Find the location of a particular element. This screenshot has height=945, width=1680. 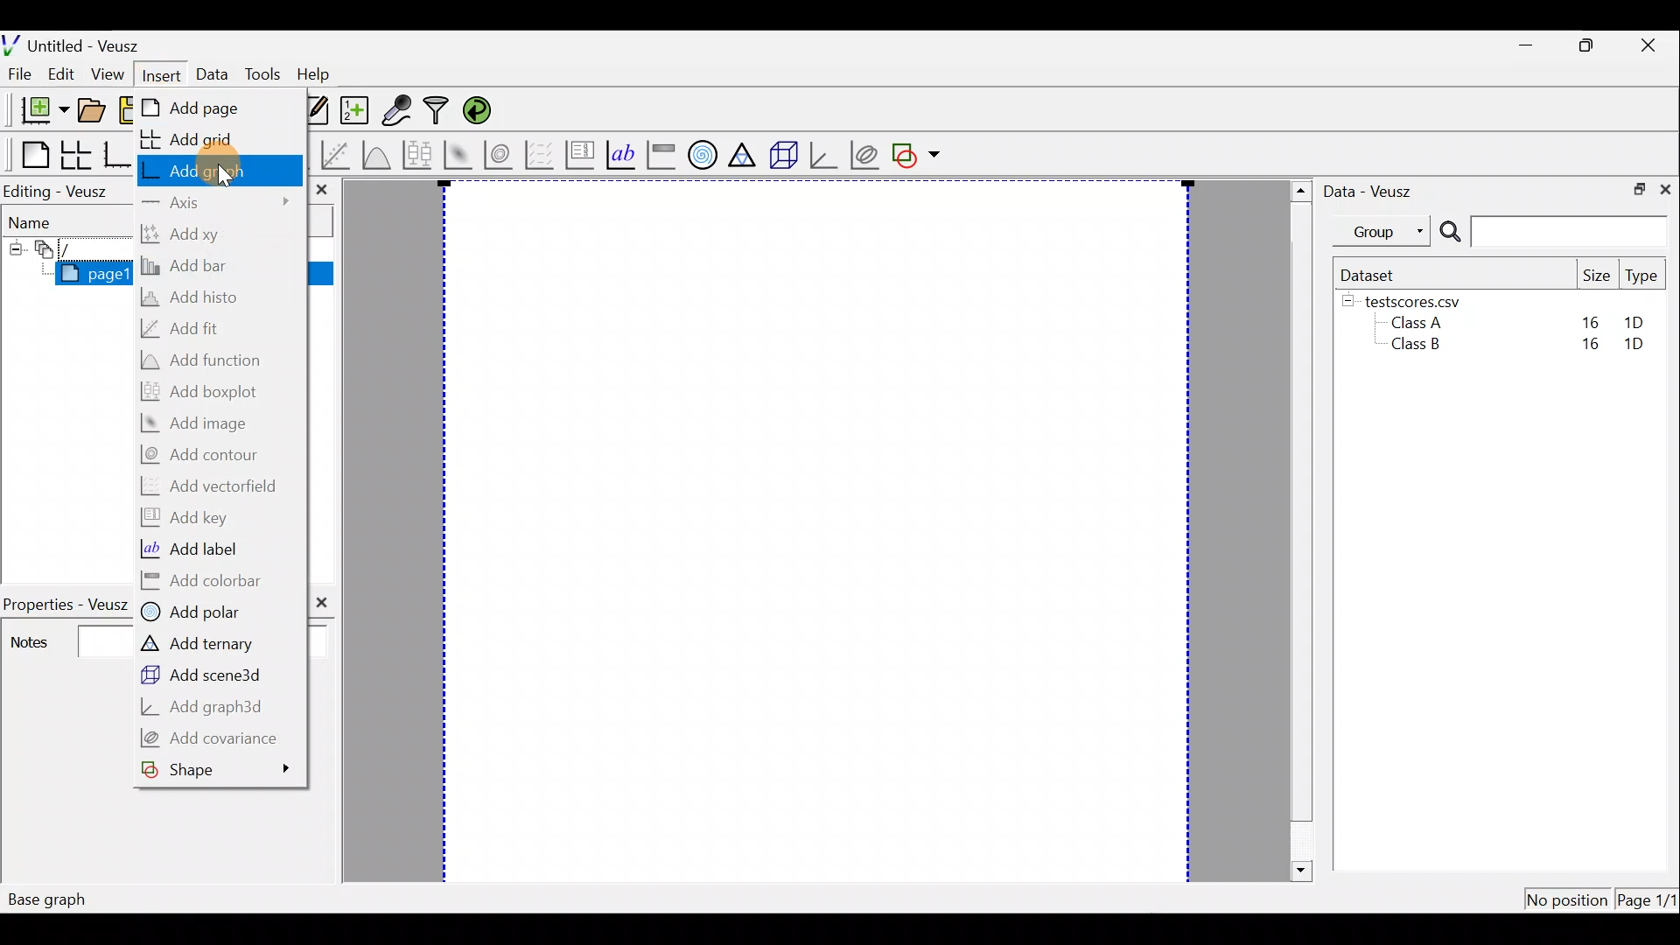

Add colorbar is located at coordinates (205, 580).